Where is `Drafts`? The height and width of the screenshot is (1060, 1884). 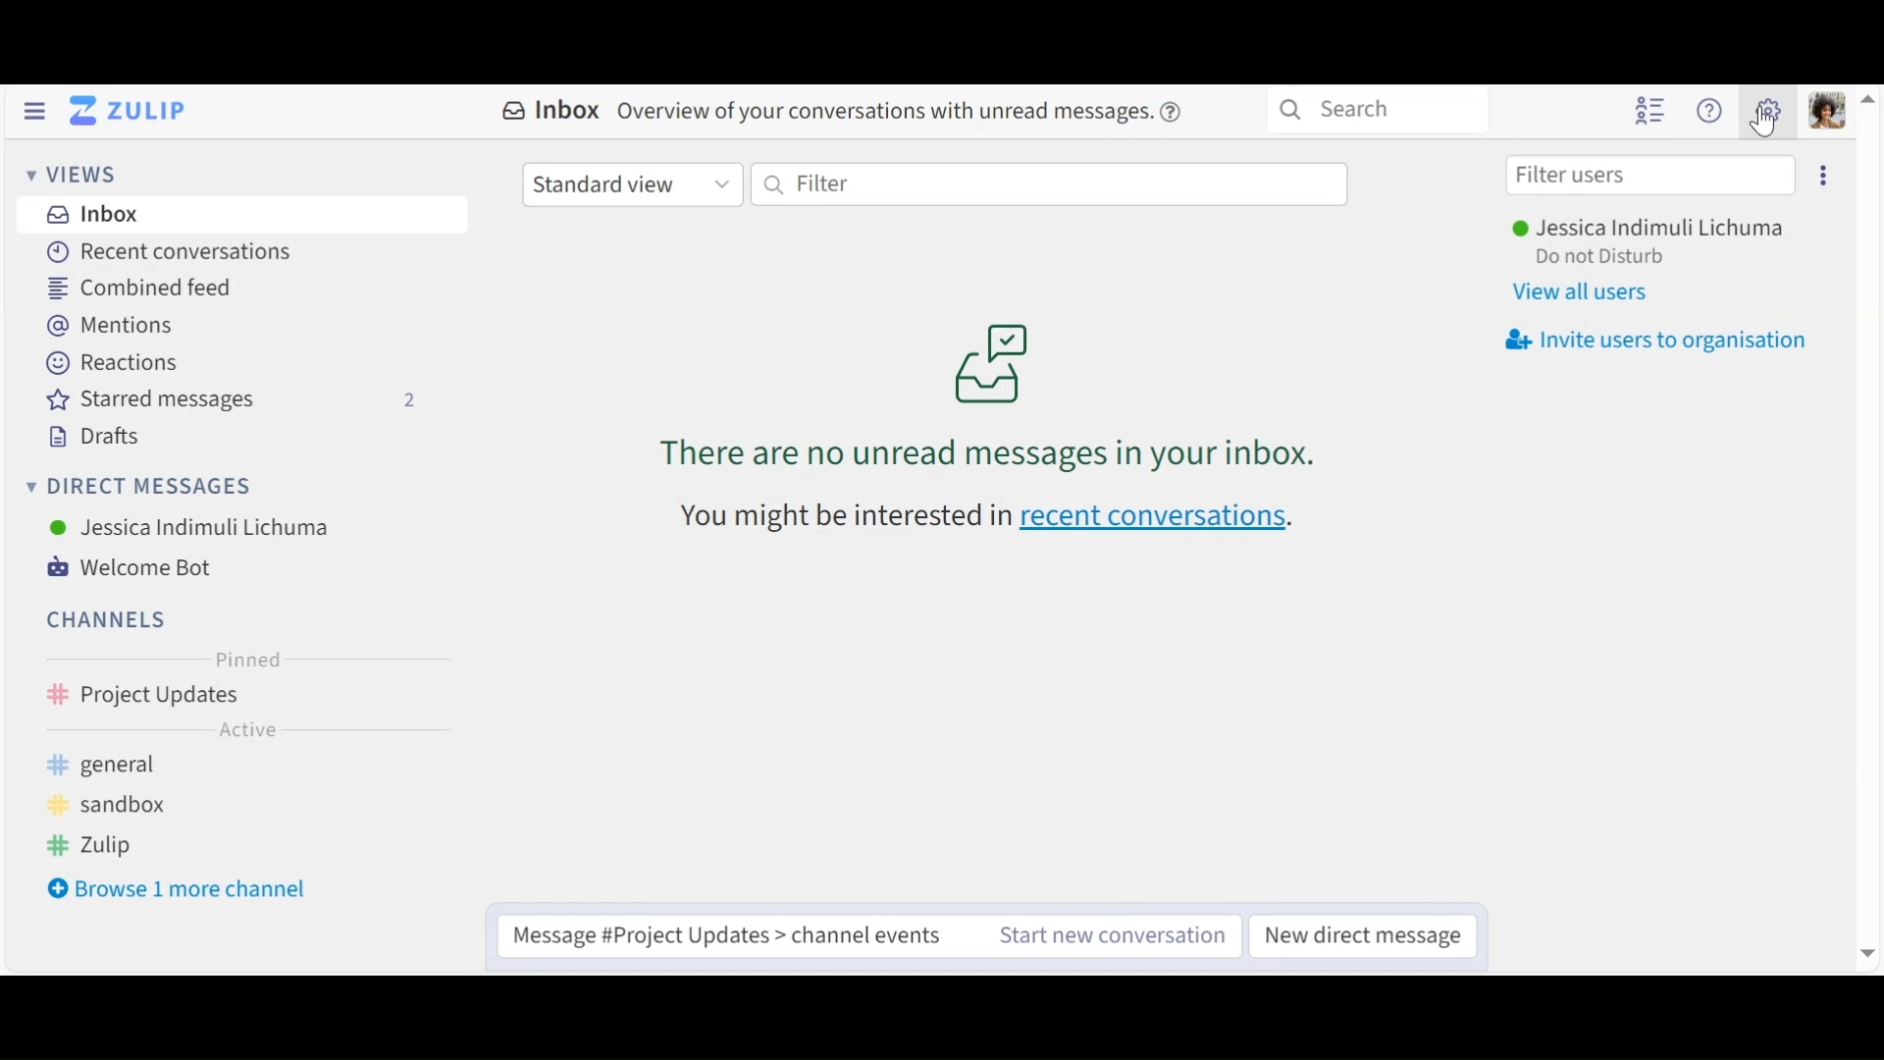 Drafts is located at coordinates (87, 437).